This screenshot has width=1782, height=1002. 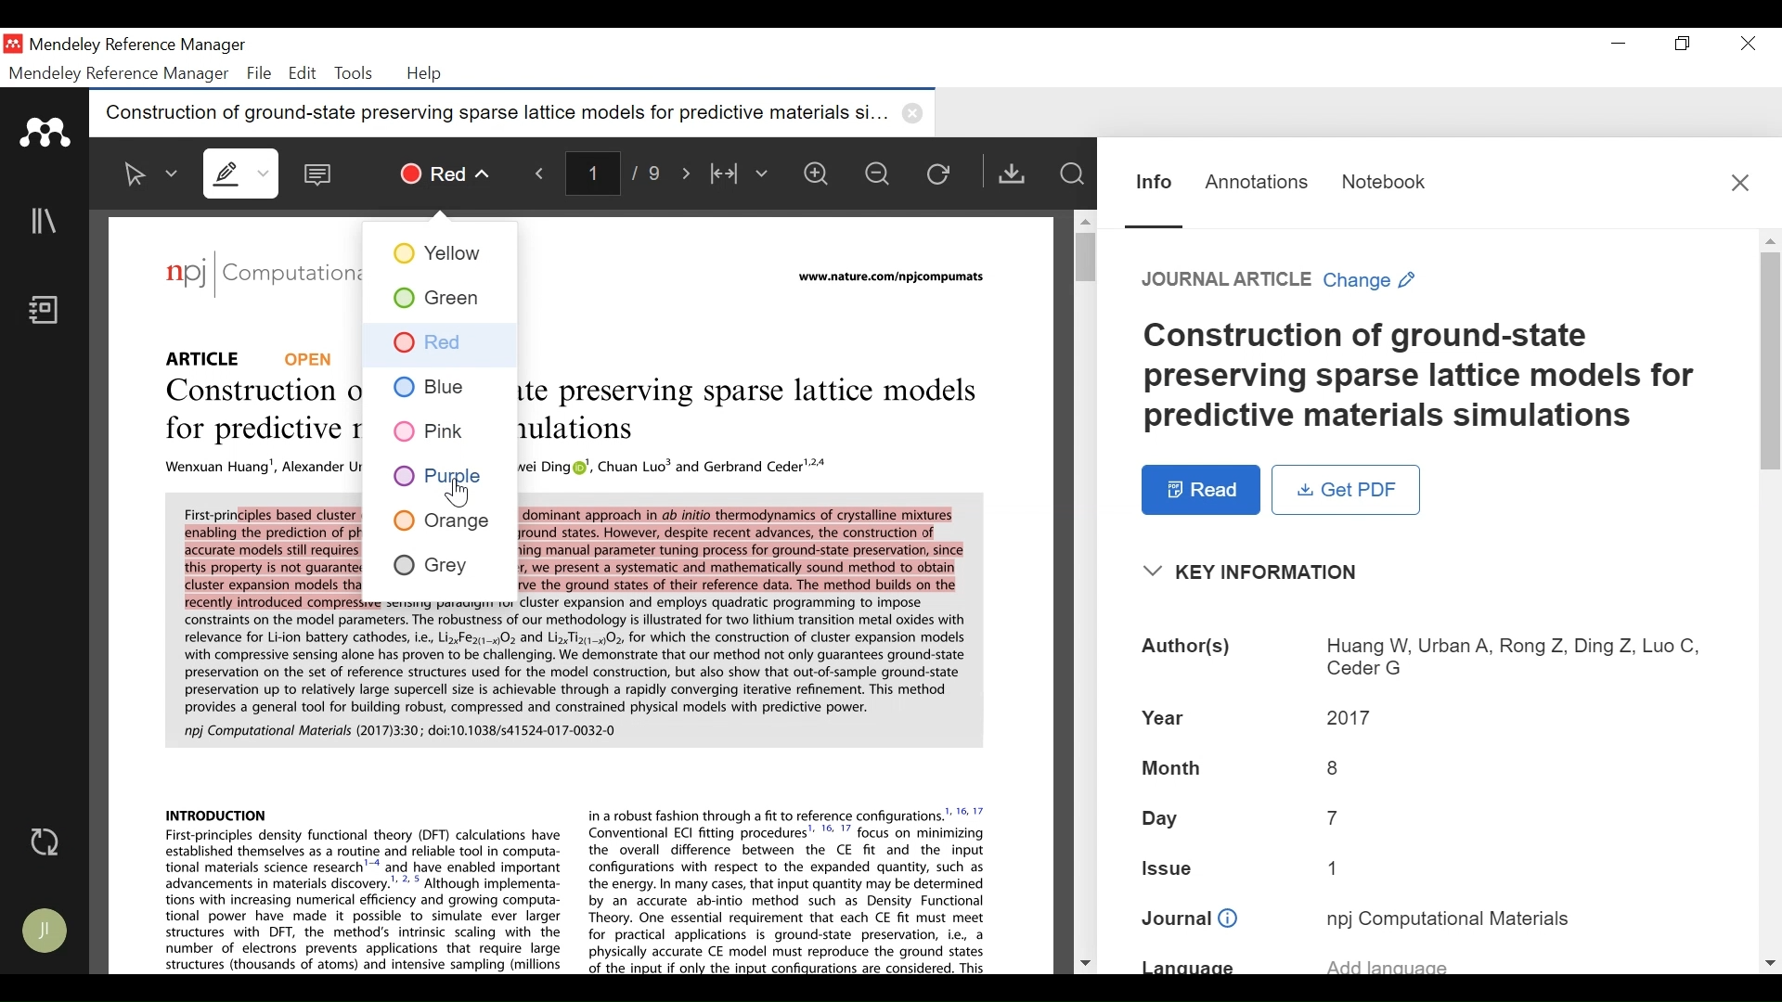 What do you see at coordinates (1527, 960) in the screenshot?
I see `add language ` at bounding box center [1527, 960].